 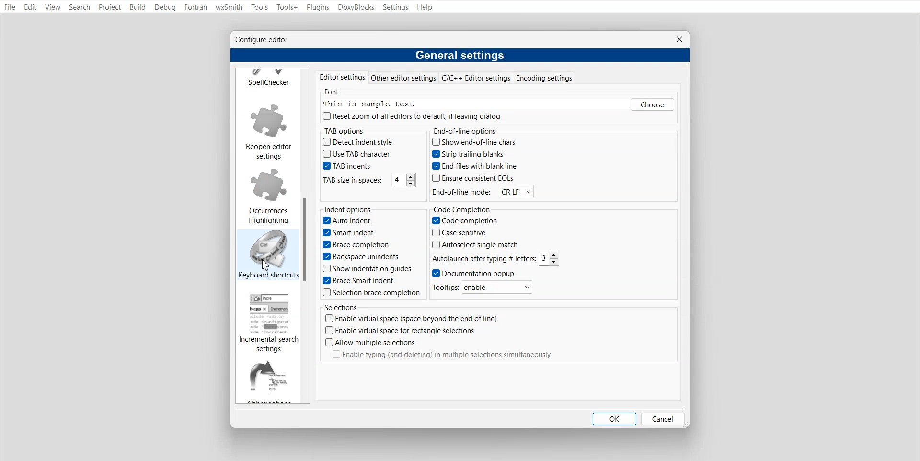 I want to click on Tools, so click(x=260, y=7).